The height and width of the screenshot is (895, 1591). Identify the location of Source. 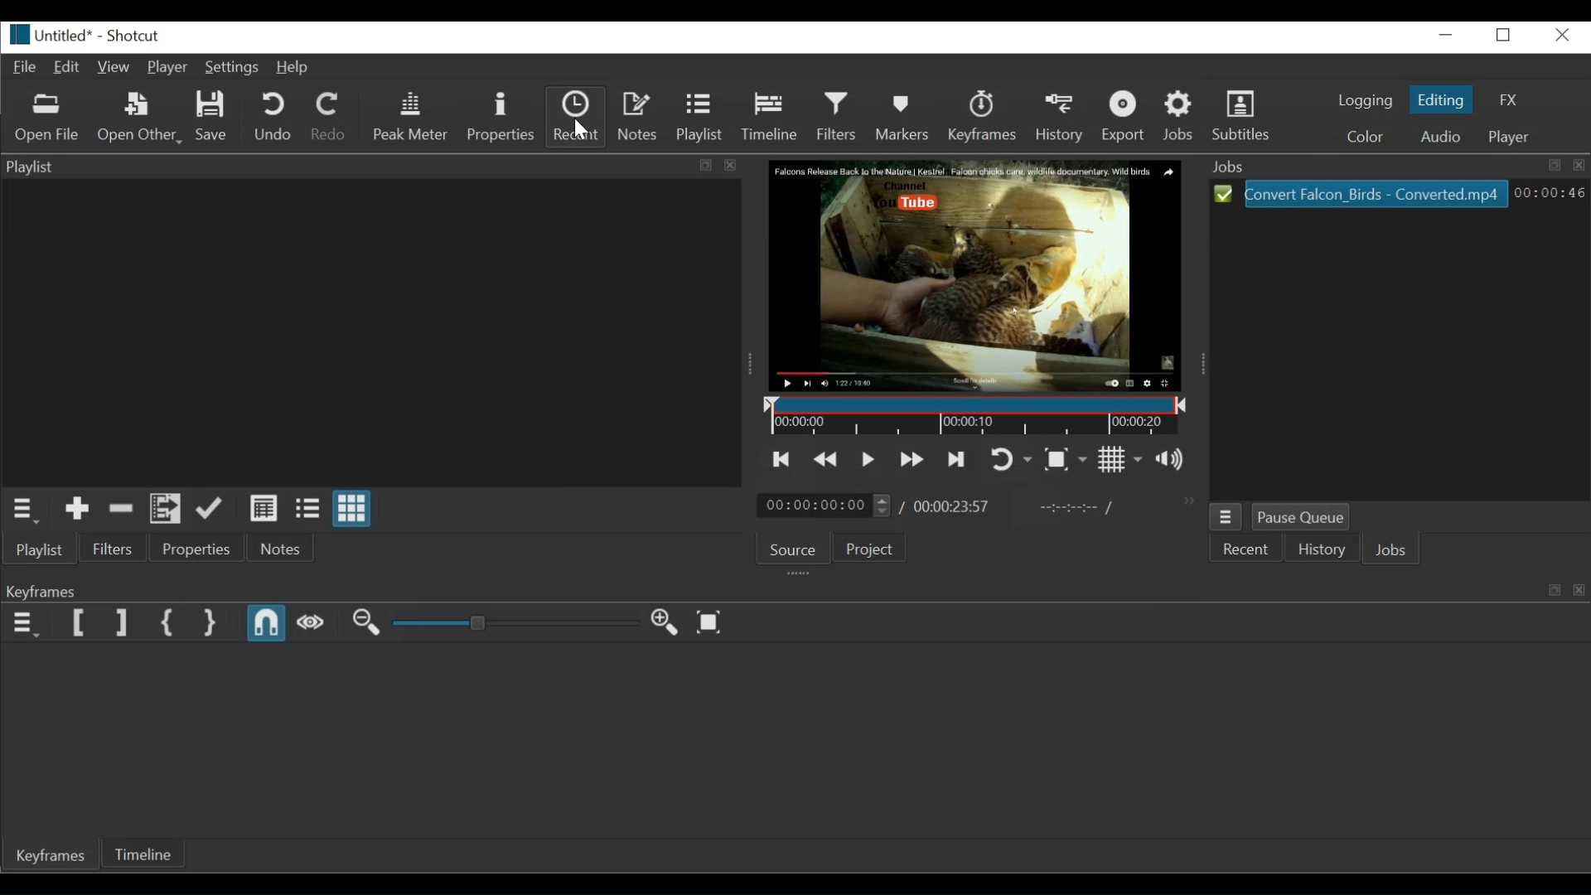
(792, 549).